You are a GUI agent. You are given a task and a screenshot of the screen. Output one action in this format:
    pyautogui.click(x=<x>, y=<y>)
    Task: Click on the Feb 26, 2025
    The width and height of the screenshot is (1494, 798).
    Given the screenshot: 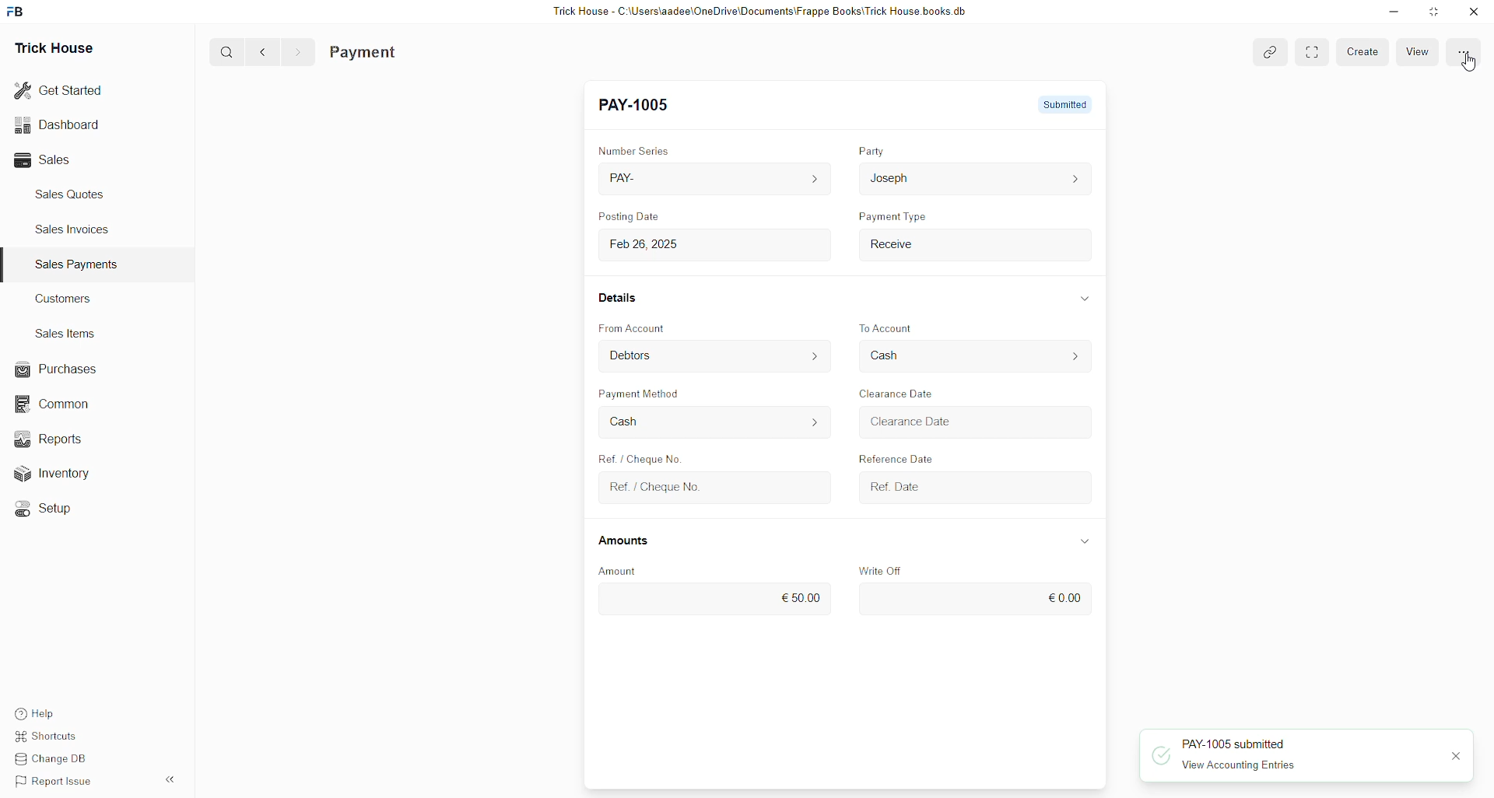 What is the action you would take?
    pyautogui.click(x=717, y=246)
    